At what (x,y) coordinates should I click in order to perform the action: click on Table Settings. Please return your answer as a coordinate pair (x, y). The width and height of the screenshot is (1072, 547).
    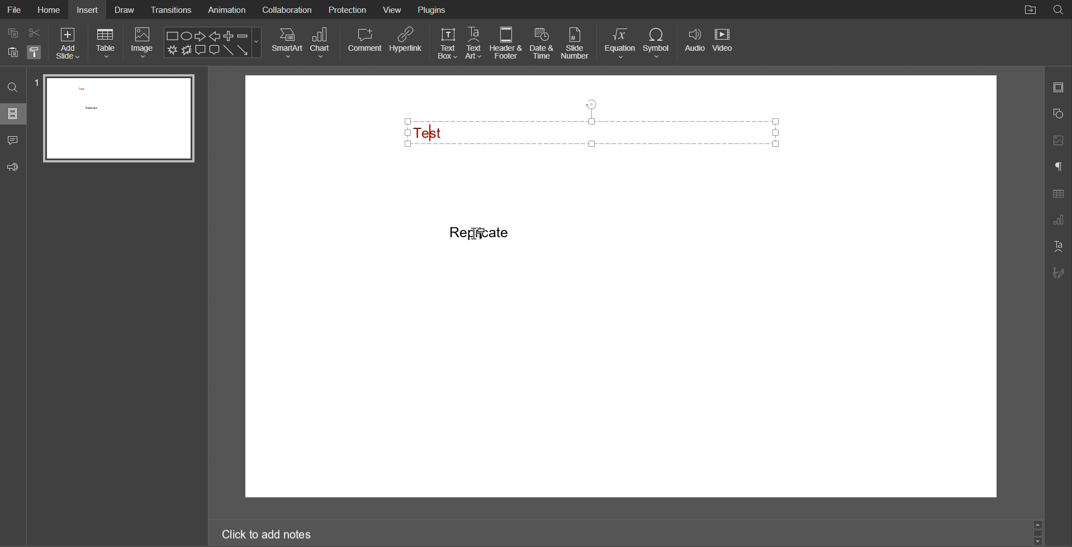
    Looking at the image, I should click on (1059, 194).